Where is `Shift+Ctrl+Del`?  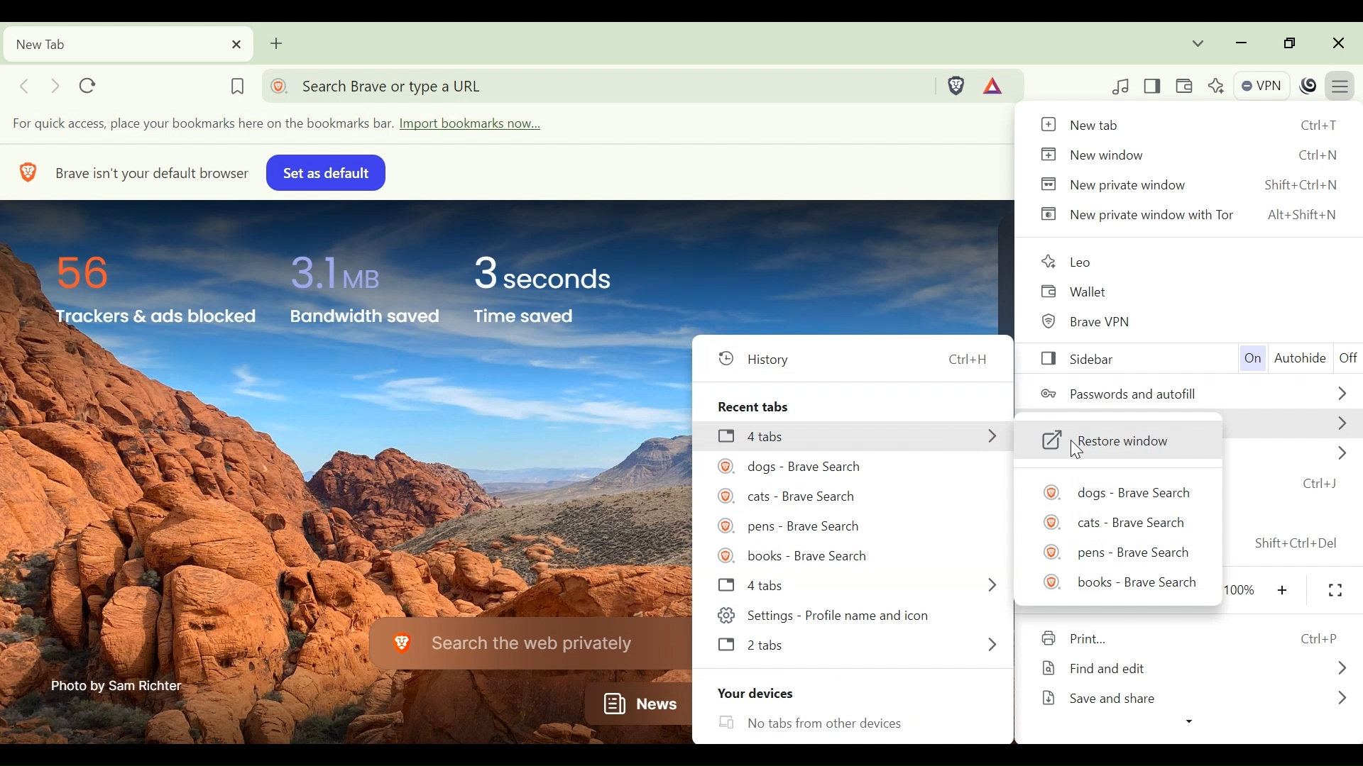 Shift+Ctrl+Del is located at coordinates (1303, 542).